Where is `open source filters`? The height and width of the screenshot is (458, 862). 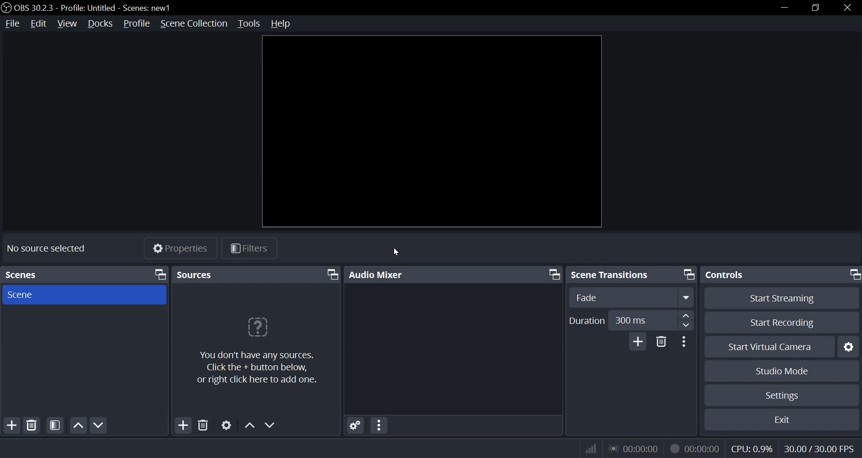
open source filters is located at coordinates (54, 425).